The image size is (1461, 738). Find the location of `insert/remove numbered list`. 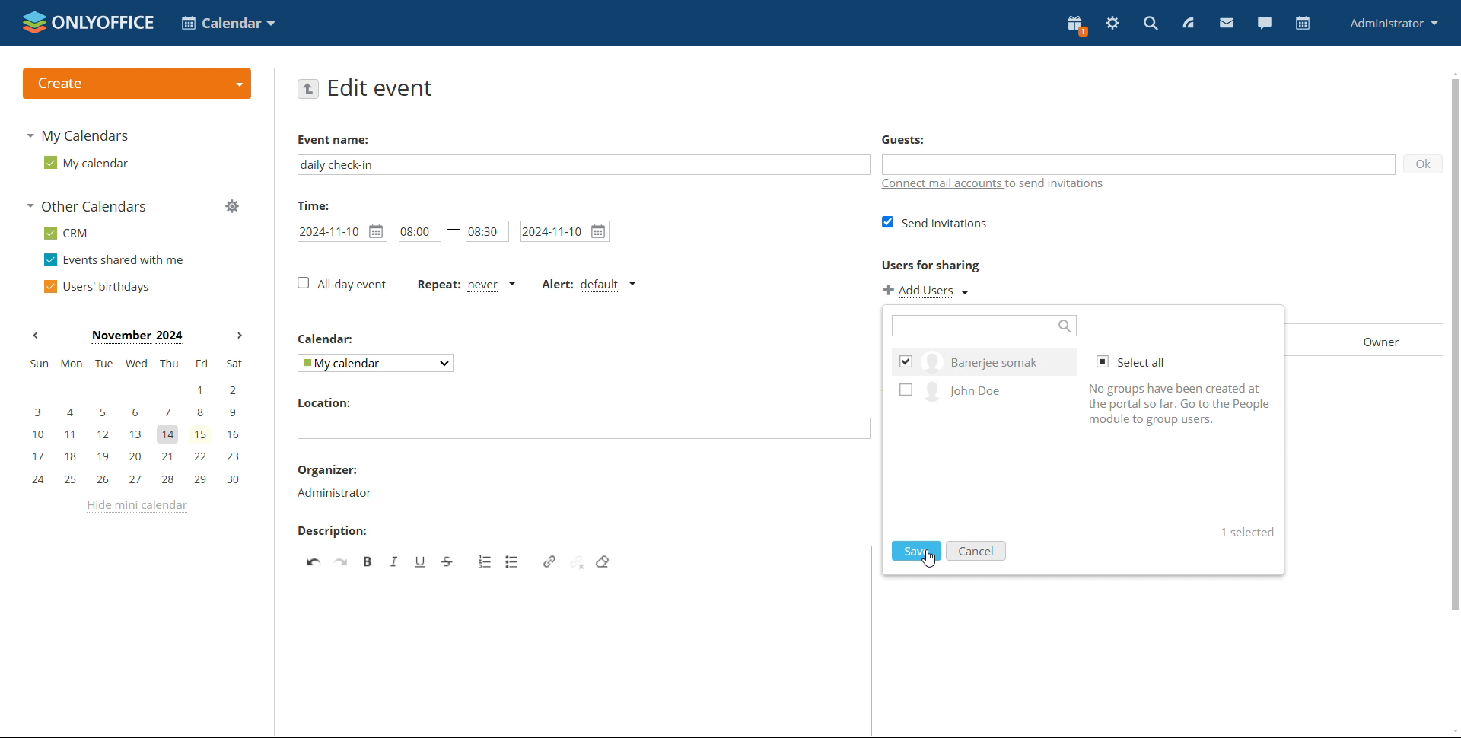

insert/remove numbered list is located at coordinates (484, 561).